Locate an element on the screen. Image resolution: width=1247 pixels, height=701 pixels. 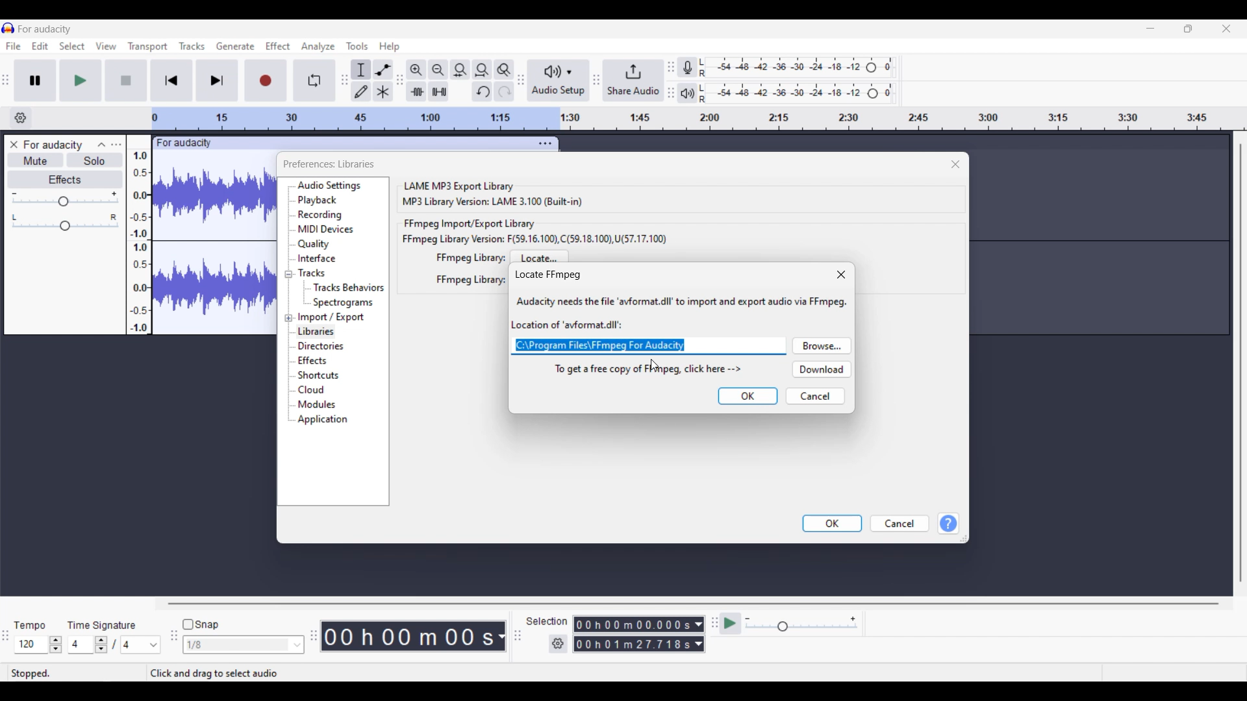
Modules is located at coordinates (320, 404).